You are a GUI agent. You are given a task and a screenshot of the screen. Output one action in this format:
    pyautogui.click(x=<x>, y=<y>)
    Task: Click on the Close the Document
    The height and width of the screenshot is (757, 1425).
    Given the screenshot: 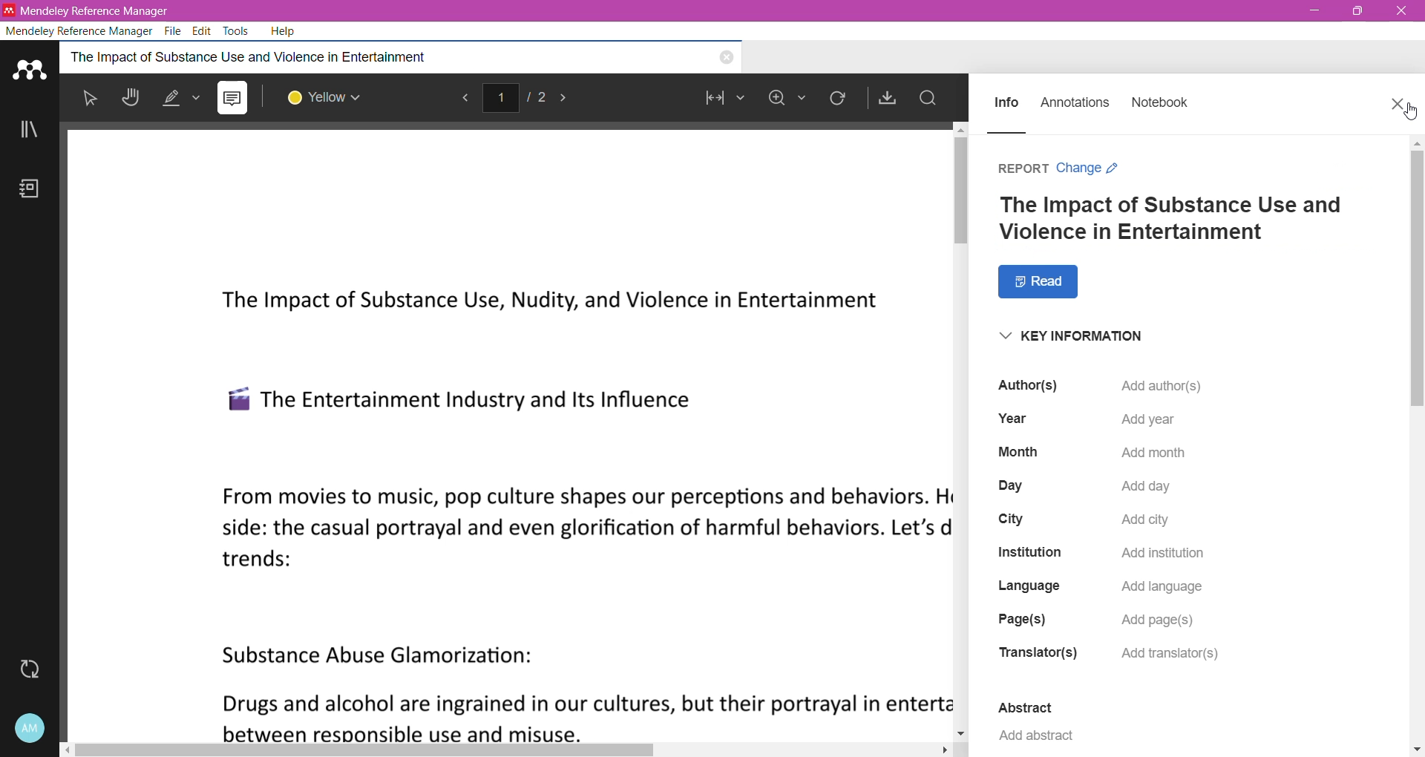 What is the action you would take?
    pyautogui.click(x=726, y=59)
    